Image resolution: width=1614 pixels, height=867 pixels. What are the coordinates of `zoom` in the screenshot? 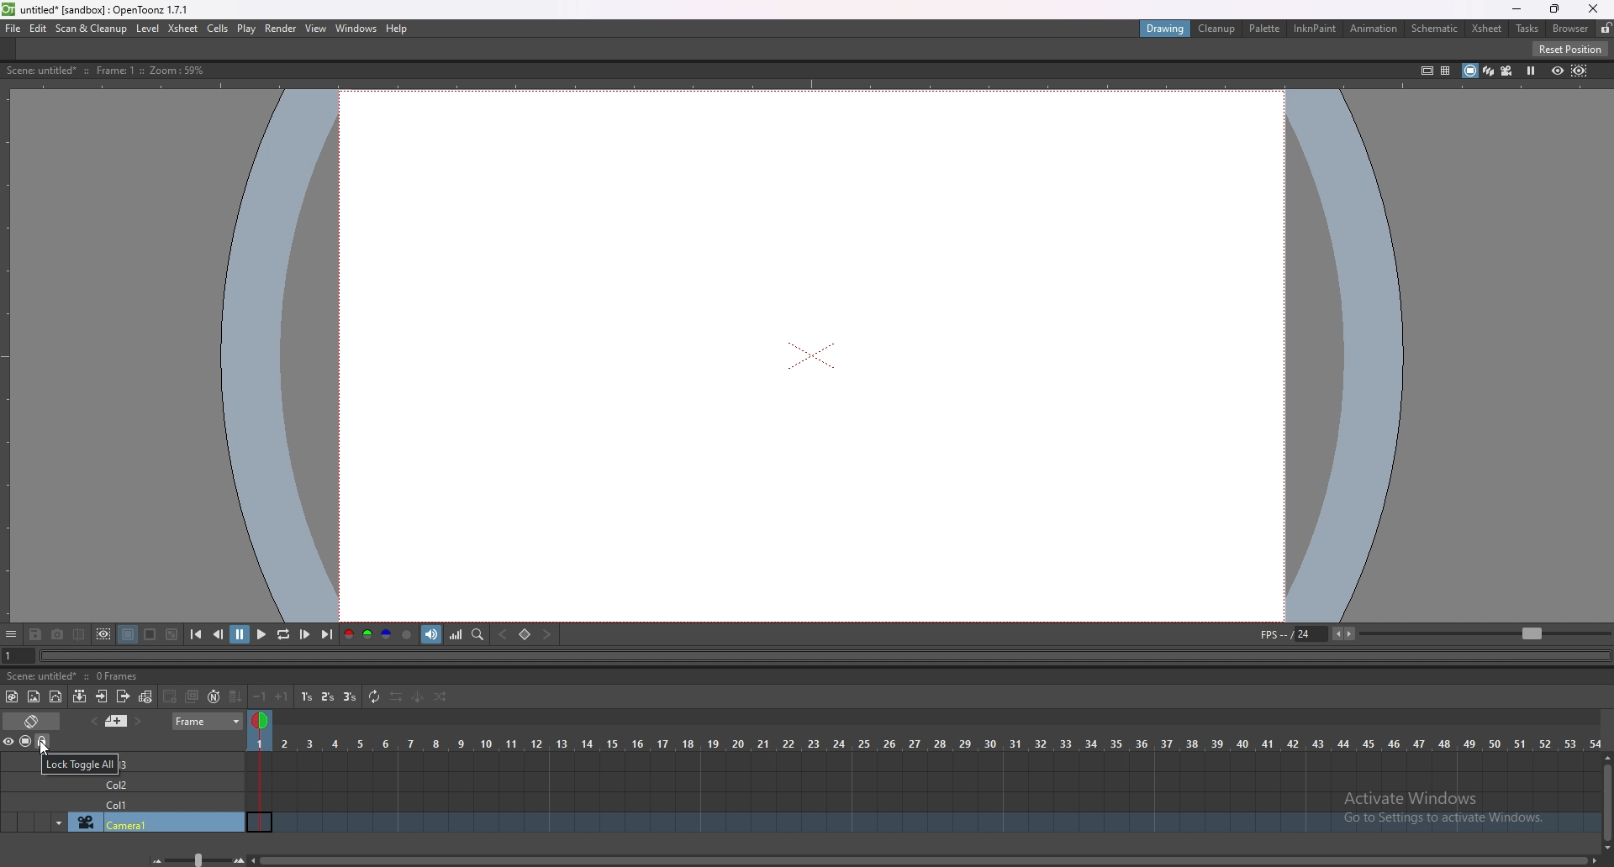 It's located at (1485, 633).